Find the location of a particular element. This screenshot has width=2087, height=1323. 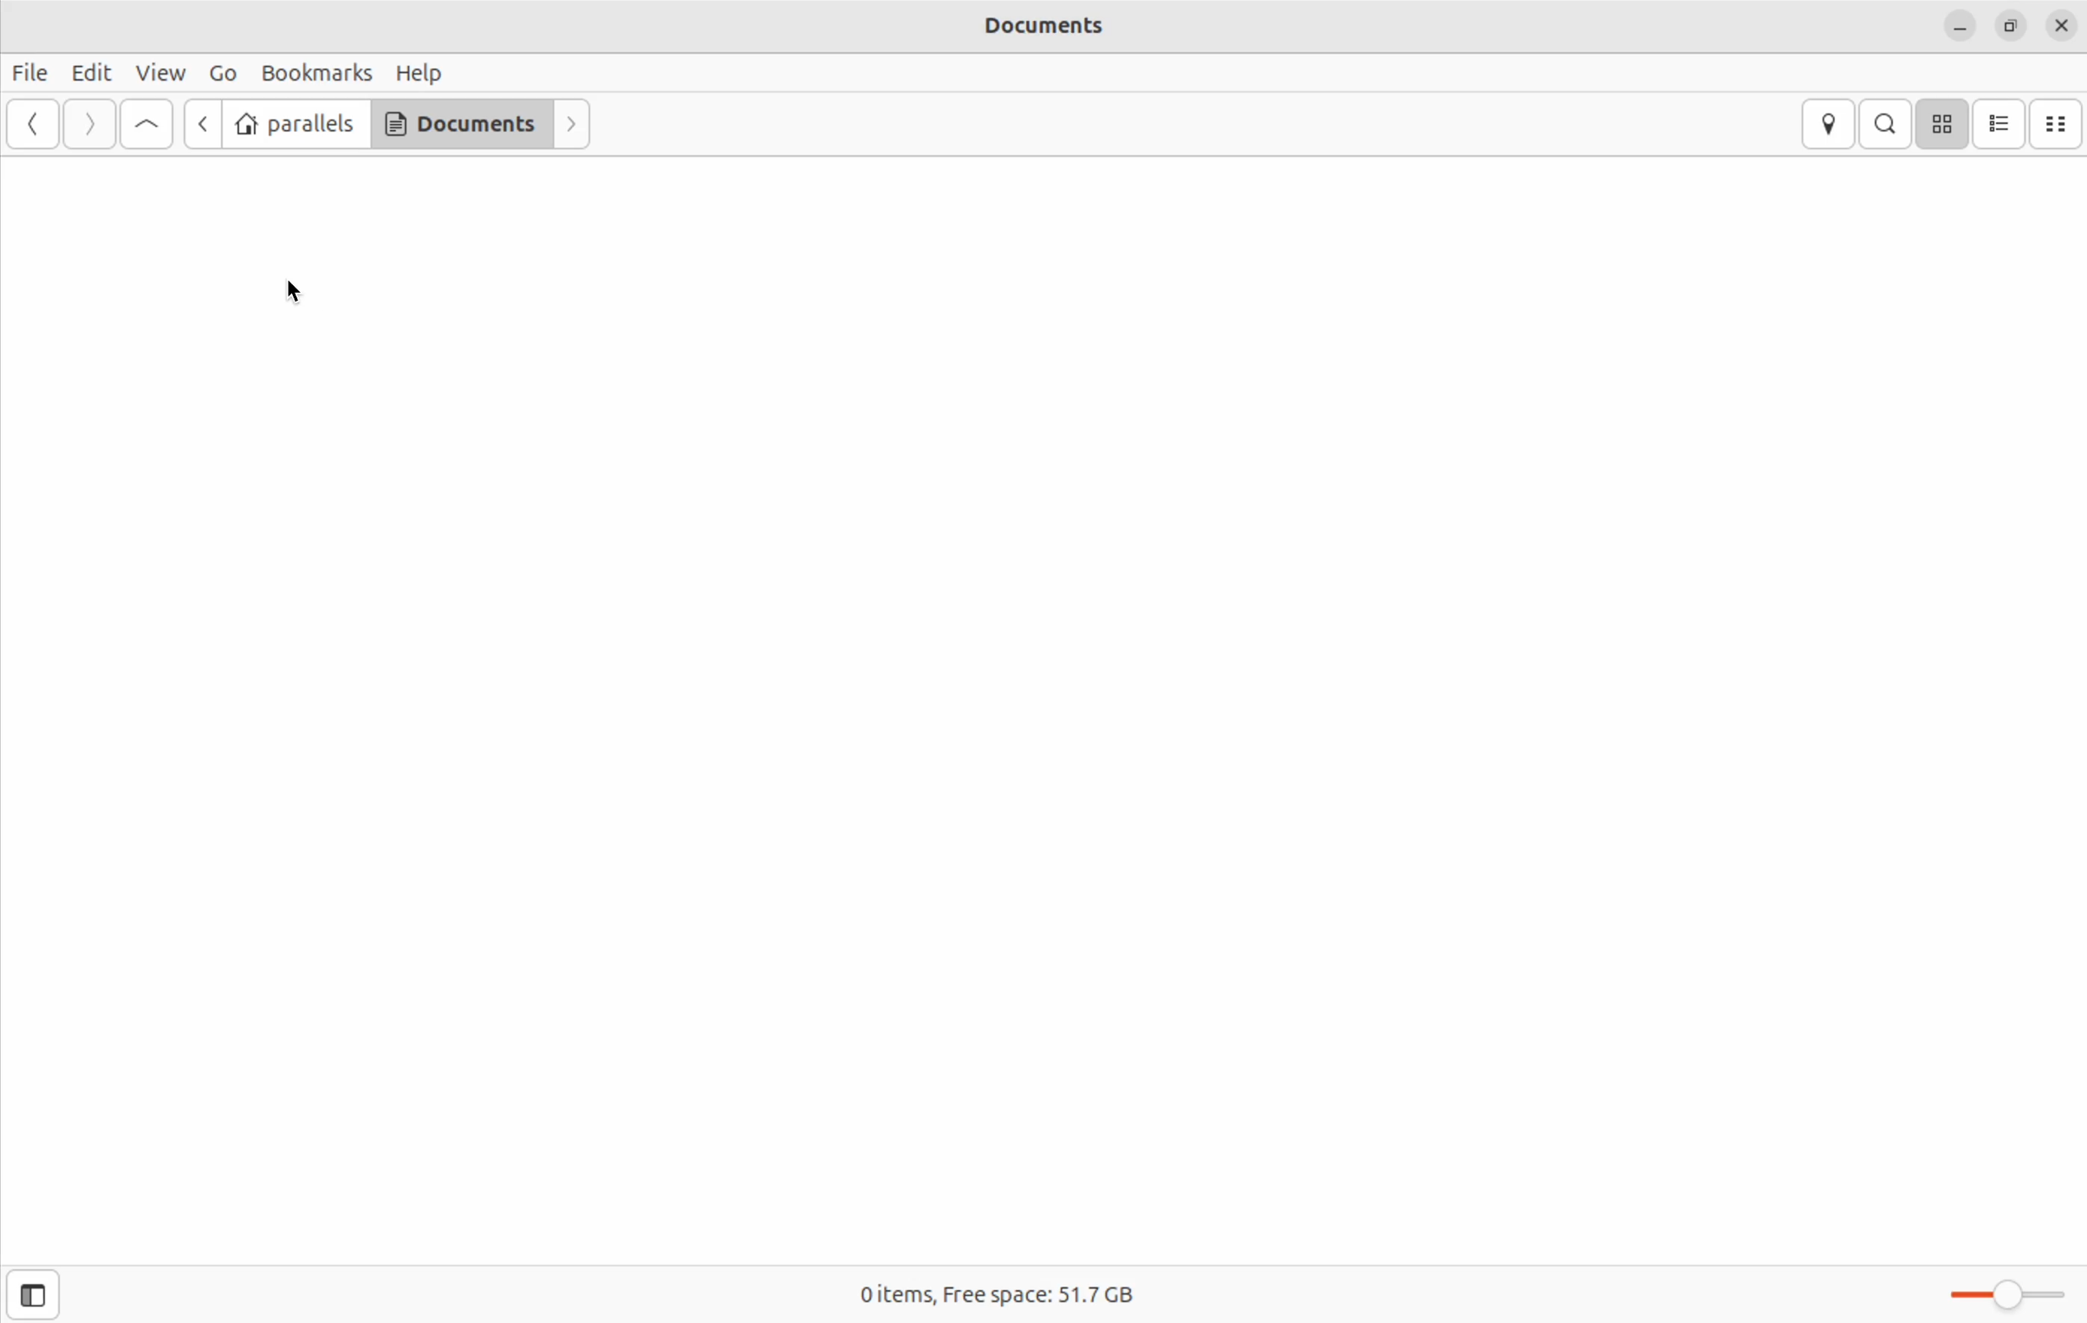

Go up is located at coordinates (151, 125).